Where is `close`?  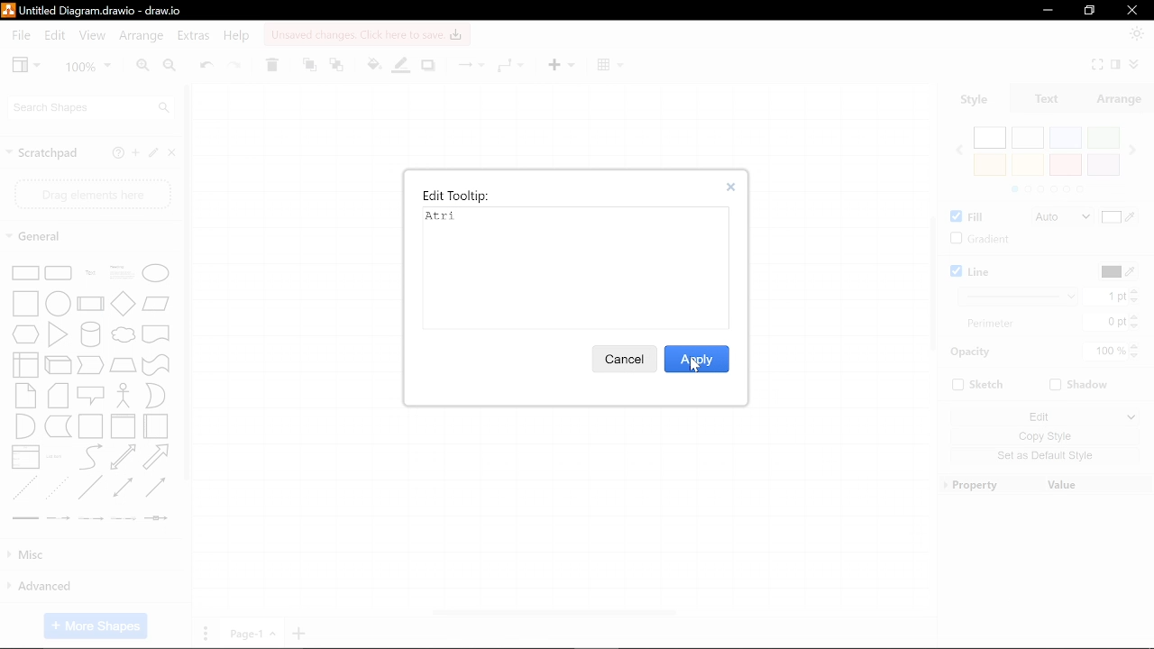
close is located at coordinates (728, 187).